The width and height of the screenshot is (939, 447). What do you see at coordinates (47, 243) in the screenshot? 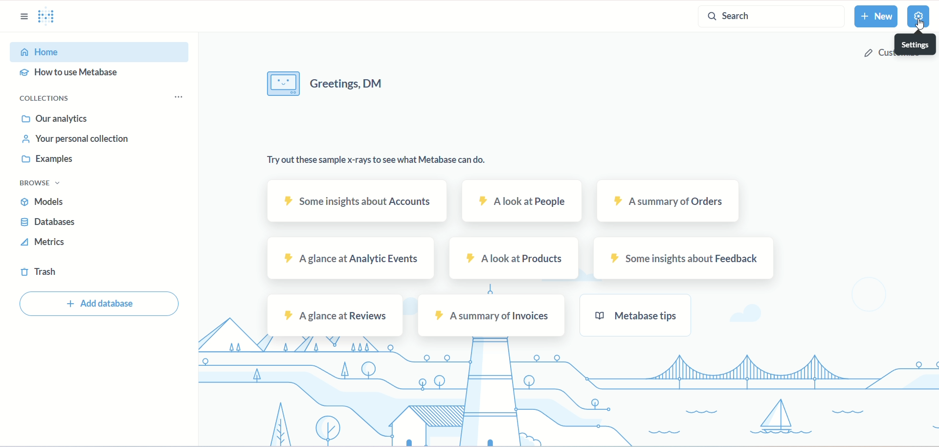
I see `metrics` at bounding box center [47, 243].